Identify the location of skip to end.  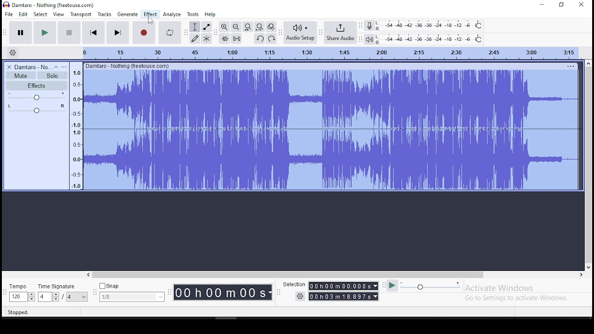
(117, 33).